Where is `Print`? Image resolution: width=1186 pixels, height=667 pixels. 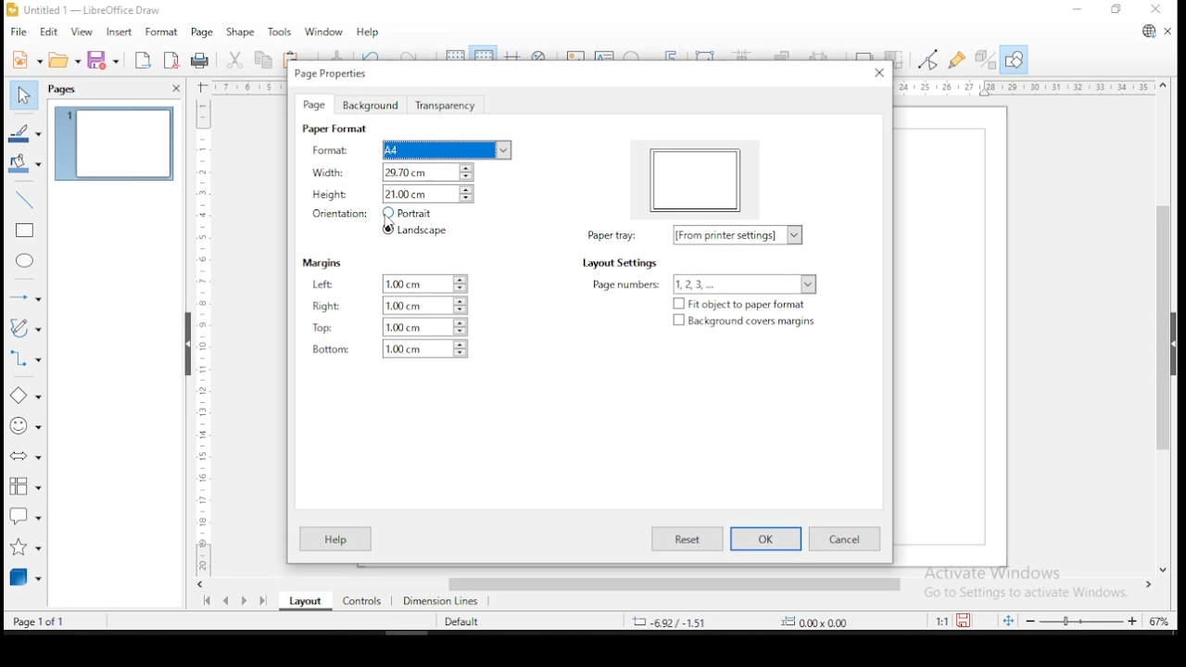 Print is located at coordinates (200, 59).